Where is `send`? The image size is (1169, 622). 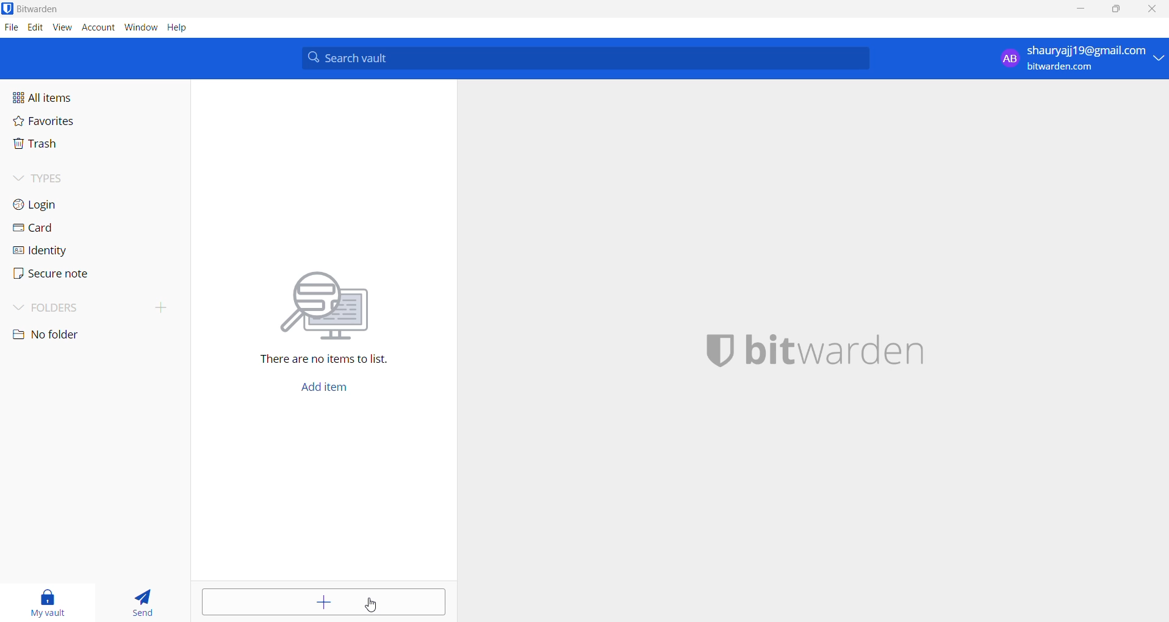
send is located at coordinates (142, 599).